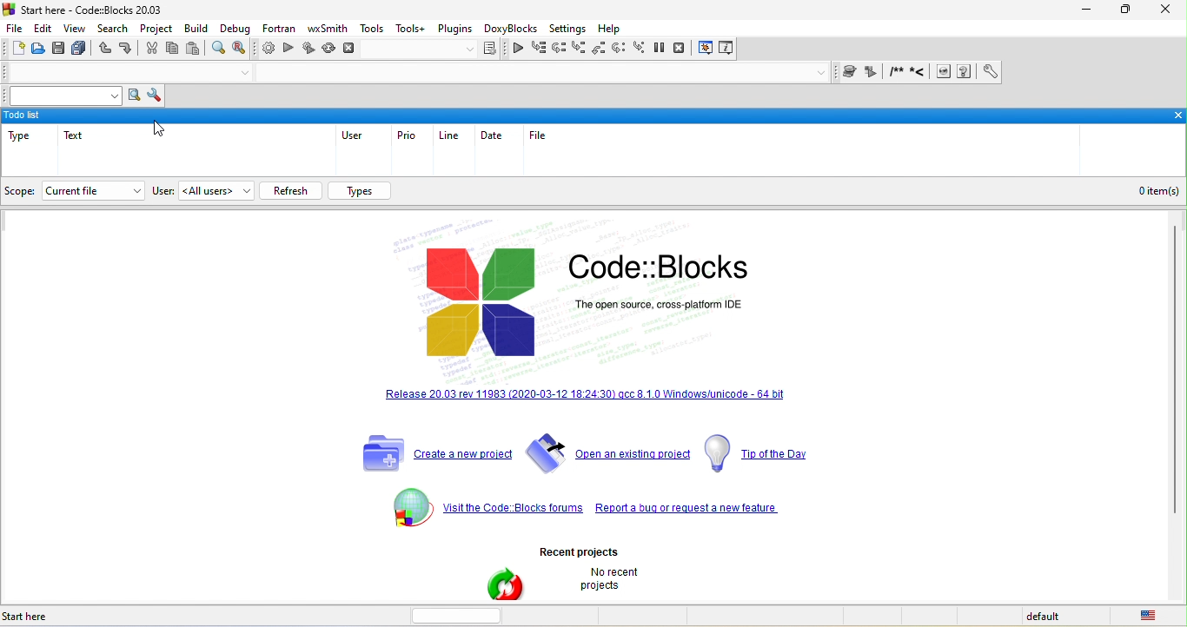  Describe the element at coordinates (220, 49) in the screenshot. I see `find` at that location.